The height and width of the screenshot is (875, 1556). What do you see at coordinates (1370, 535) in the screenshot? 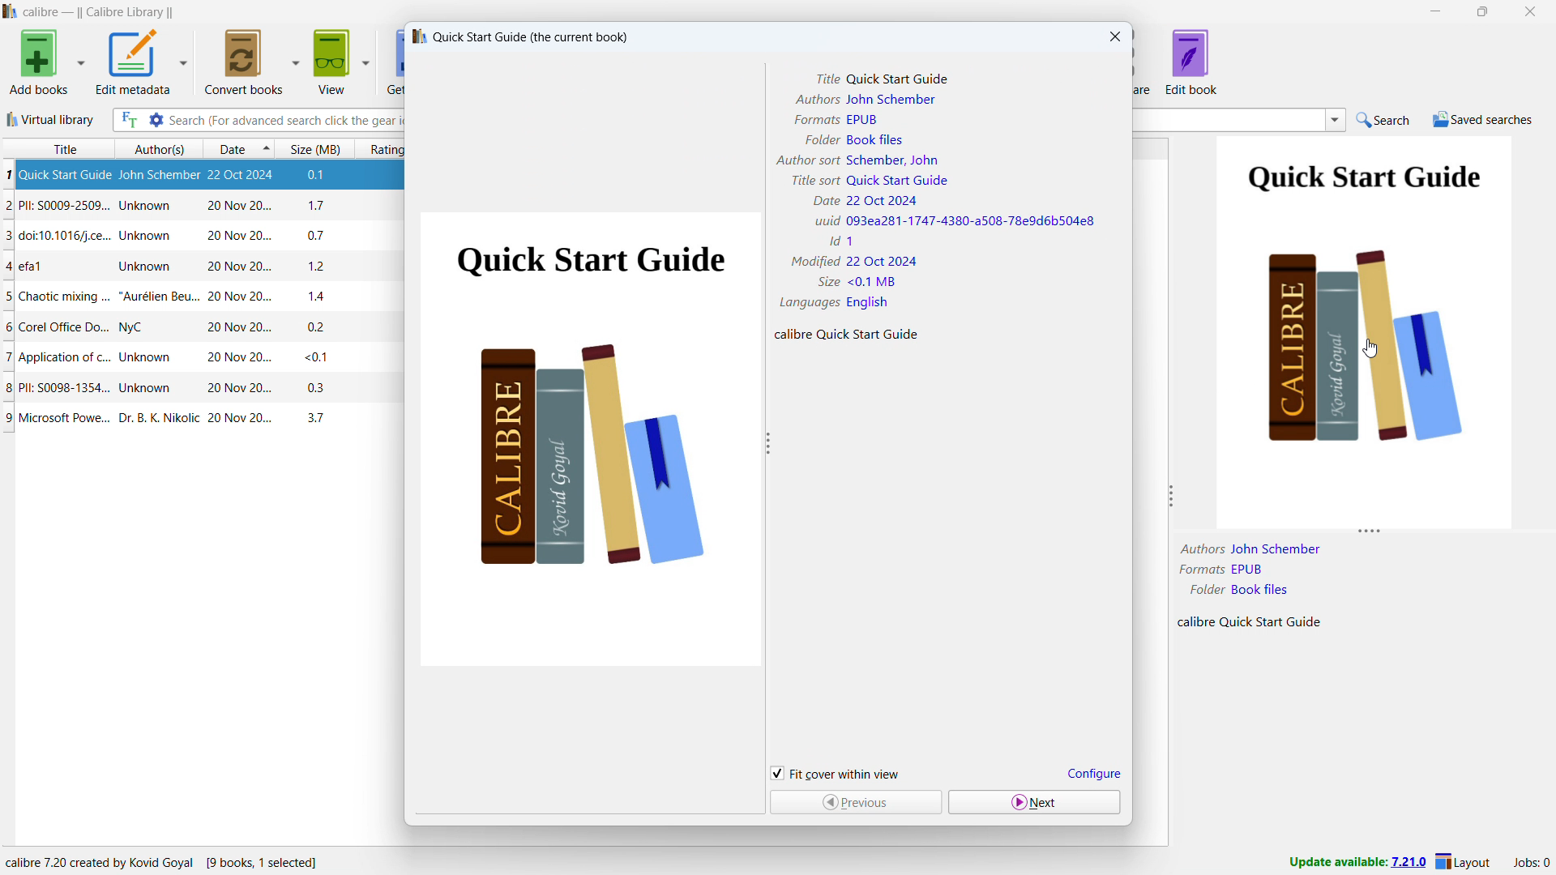
I see `resize` at bounding box center [1370, 535].